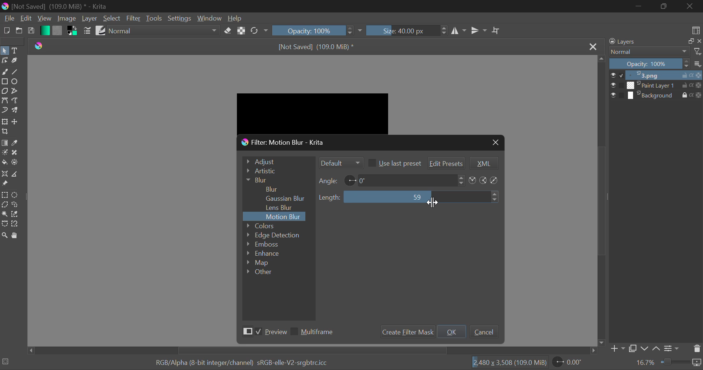 The height and width of the screenshot is (370, 703). I want to click on Close, so click(690, 7).